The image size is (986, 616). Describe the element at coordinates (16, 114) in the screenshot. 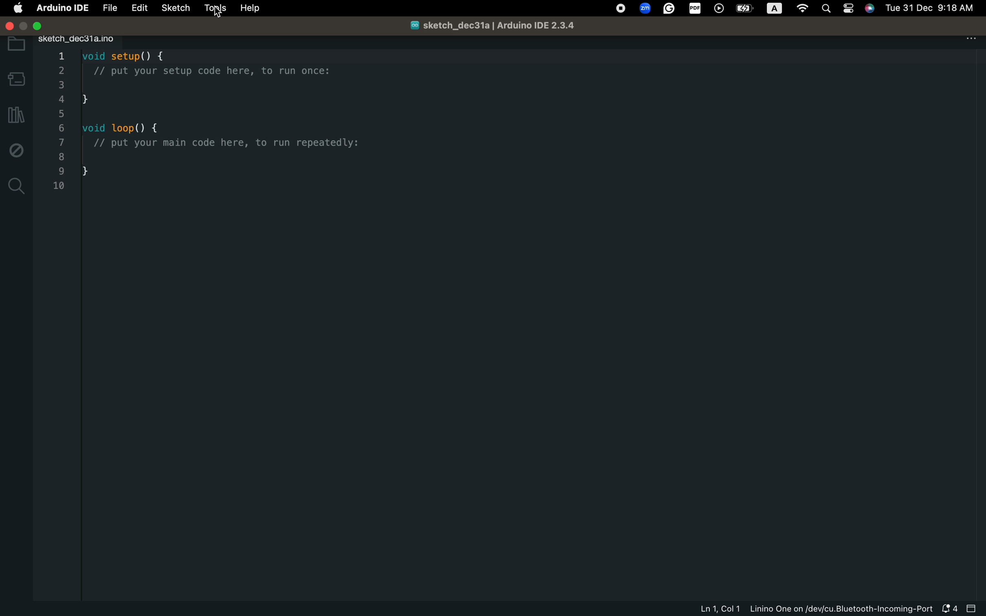

I see `library manager` at that location.